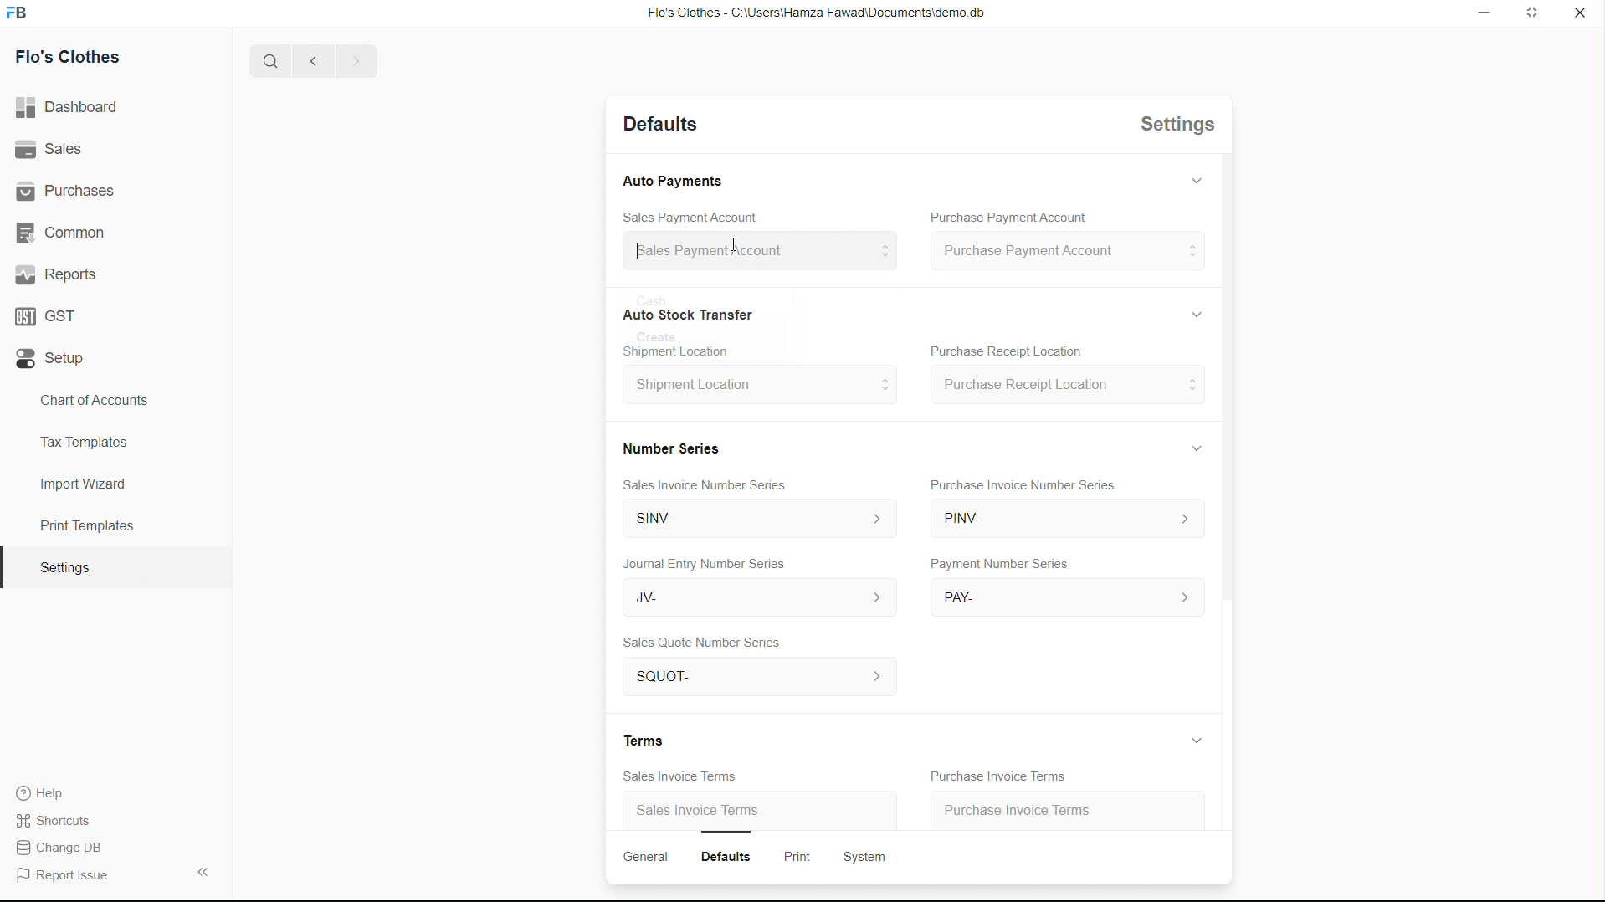 Image resolution: width=1605 pixels, height=902 pixels. Describe the element at coordinates (706, 644) in the screenshot. I see `Sales Quote Number Series` at that location.